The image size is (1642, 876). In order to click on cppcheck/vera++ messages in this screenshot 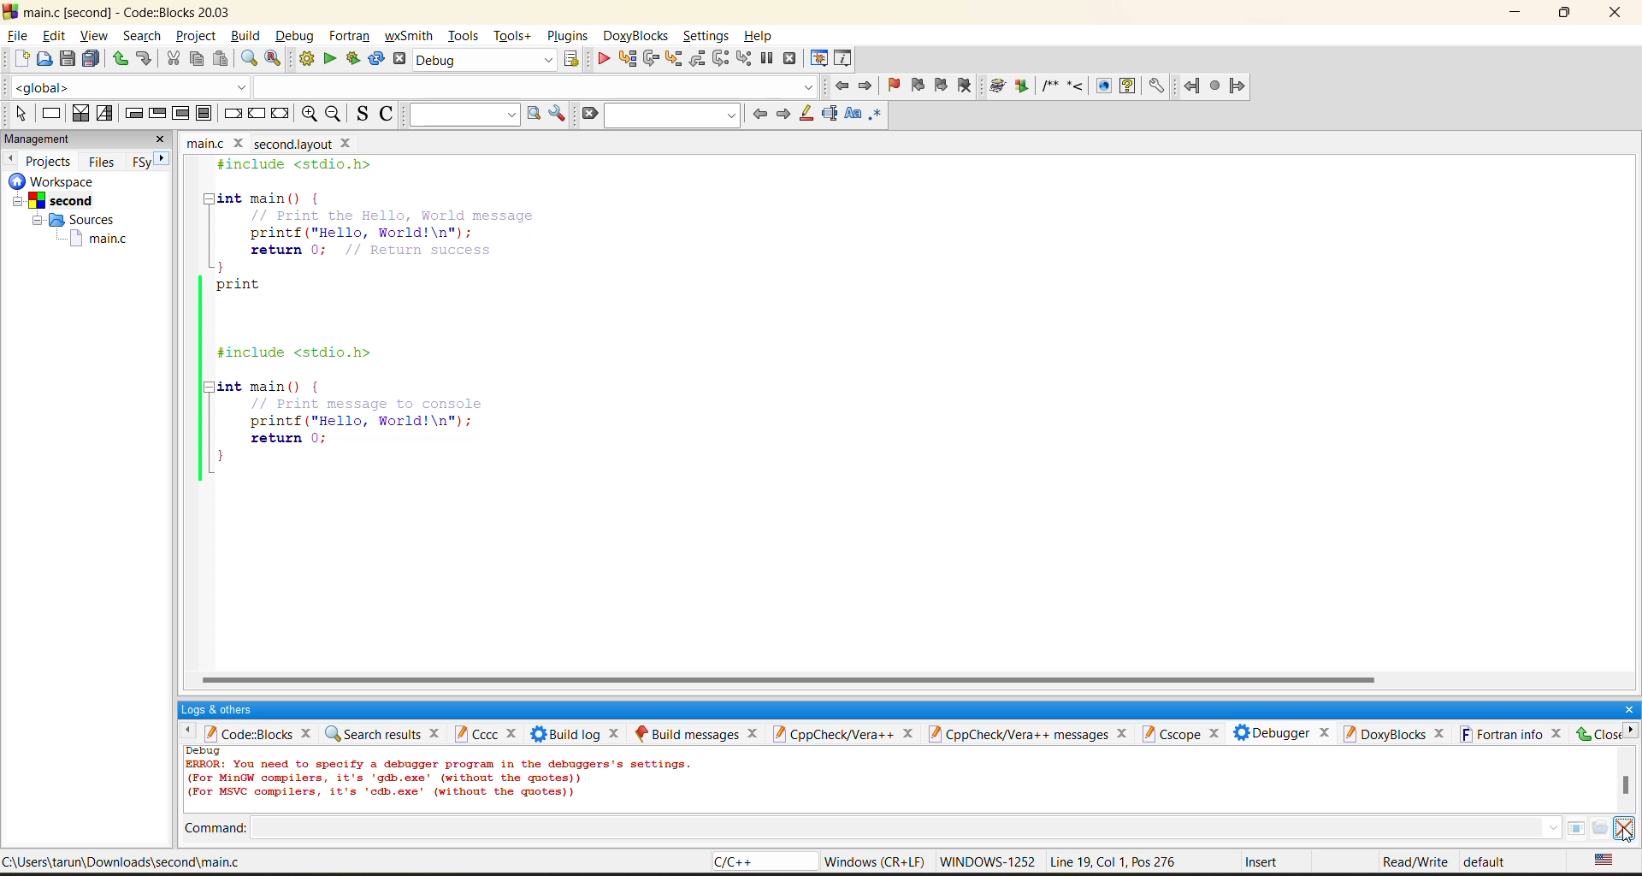, I will do `click(1032, 734)`.